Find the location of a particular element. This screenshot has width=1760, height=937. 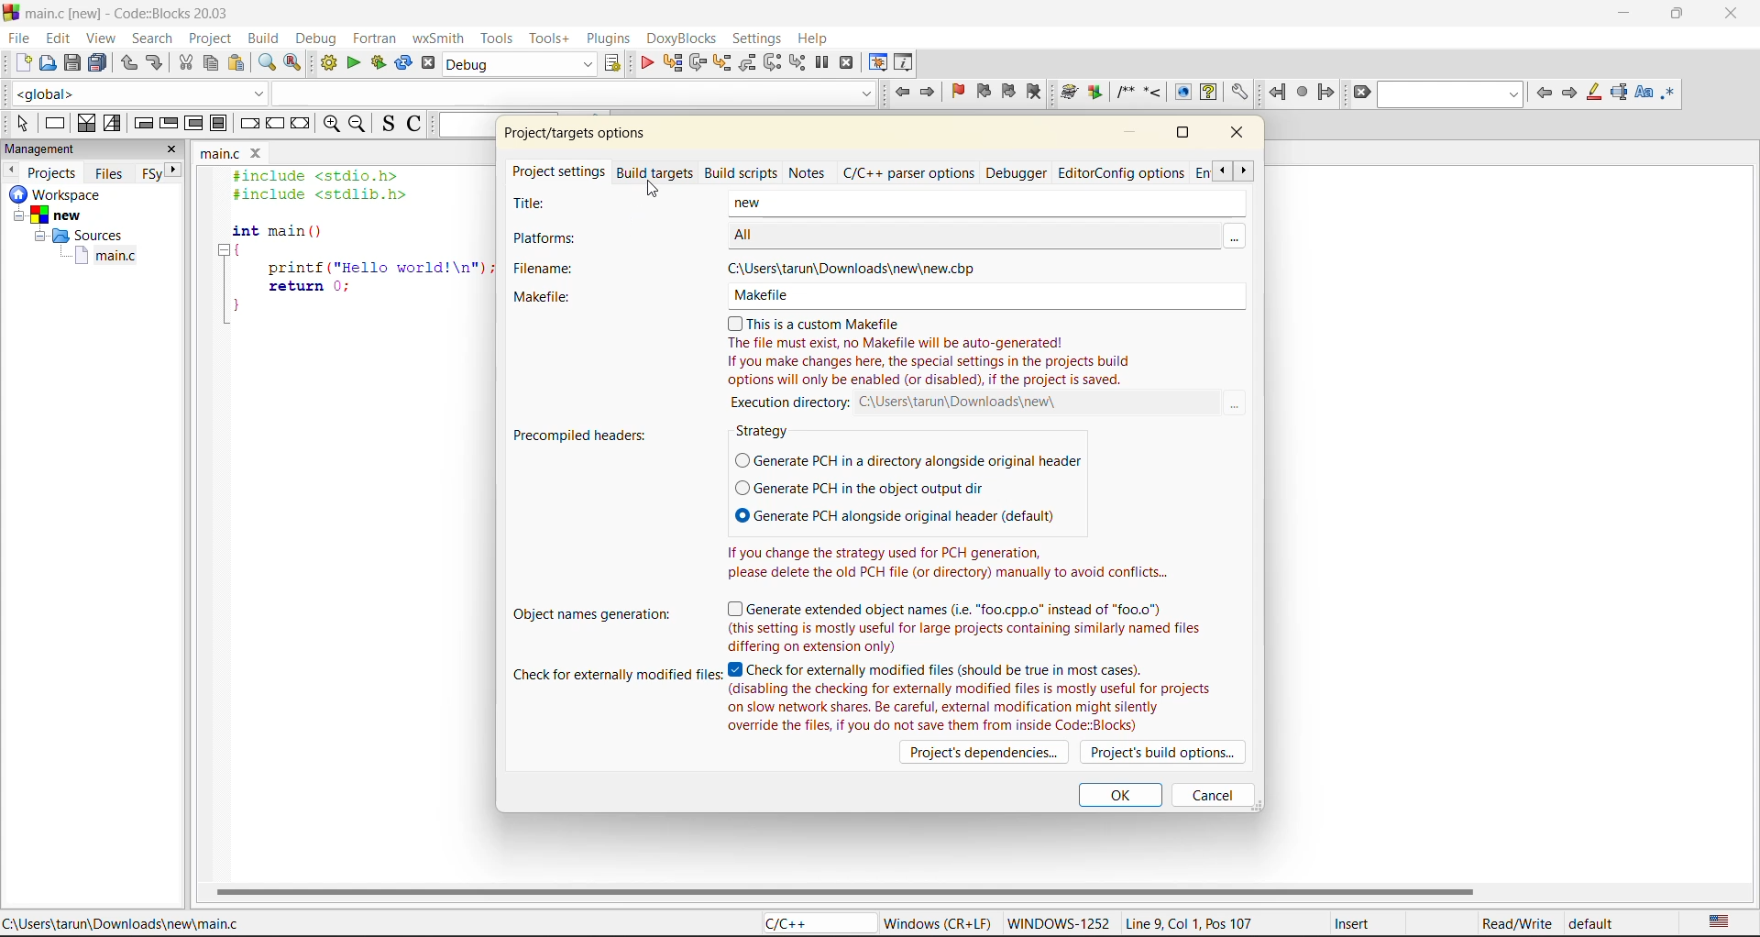

project is located at coordinates (212, 36).